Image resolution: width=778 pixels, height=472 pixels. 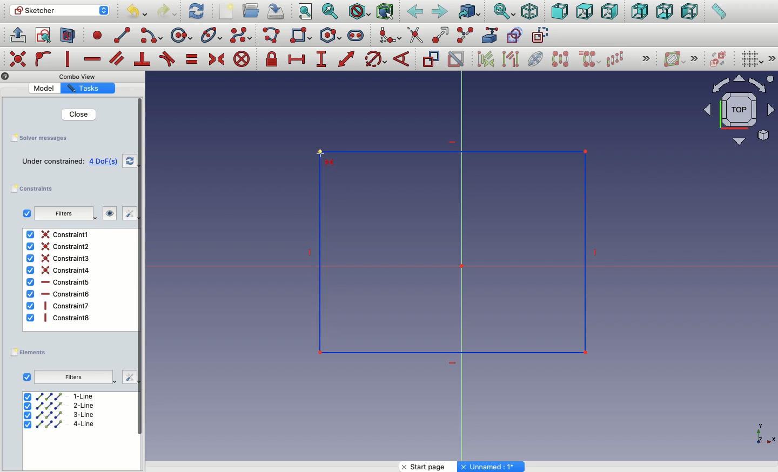 I want to click on Refresh, so click(x=196, y=10).